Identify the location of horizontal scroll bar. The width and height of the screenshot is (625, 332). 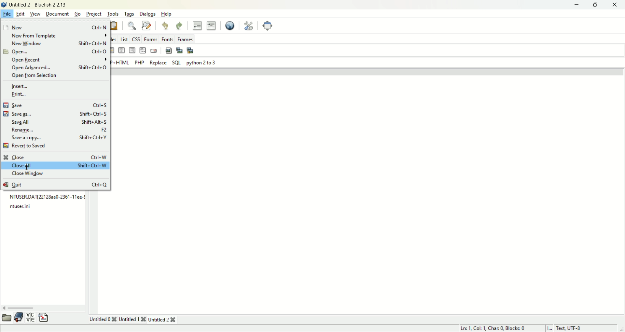
(43, 308).